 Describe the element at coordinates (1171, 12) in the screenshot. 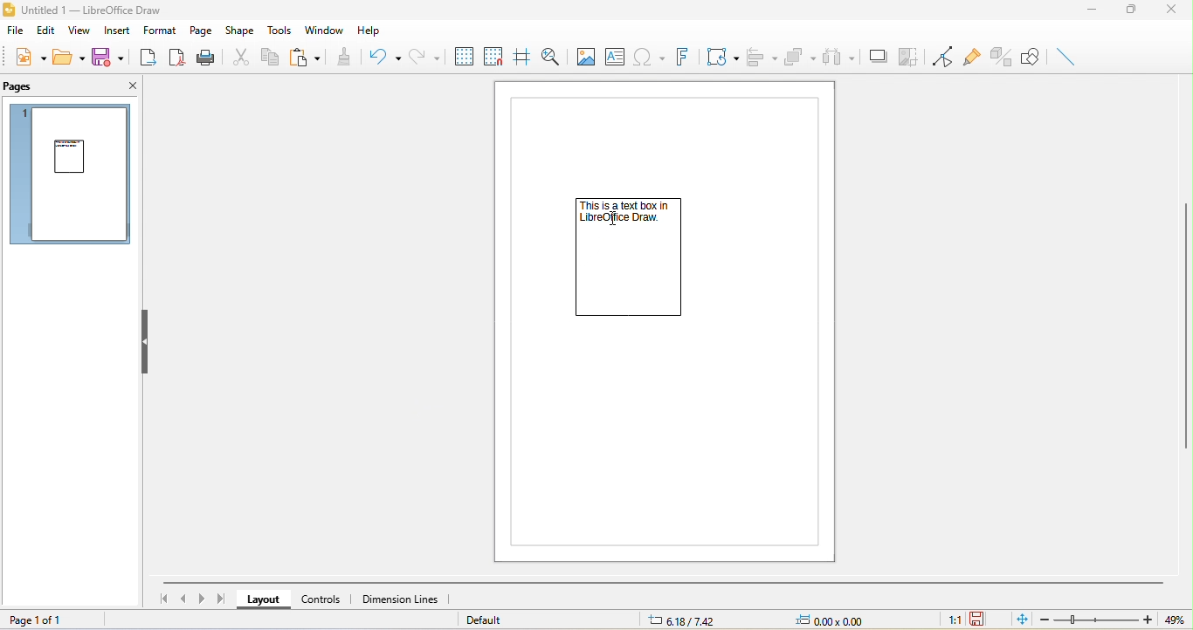

I see `close` at that location.